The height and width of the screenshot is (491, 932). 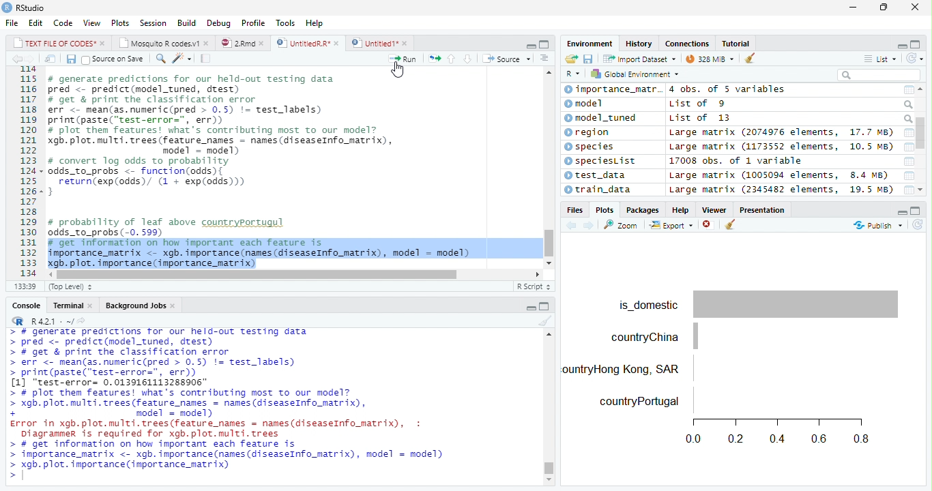 What do you see at coordinates (738, 43) in the screenshot?
I see `Tutorial` at bounding box center [738, 43].